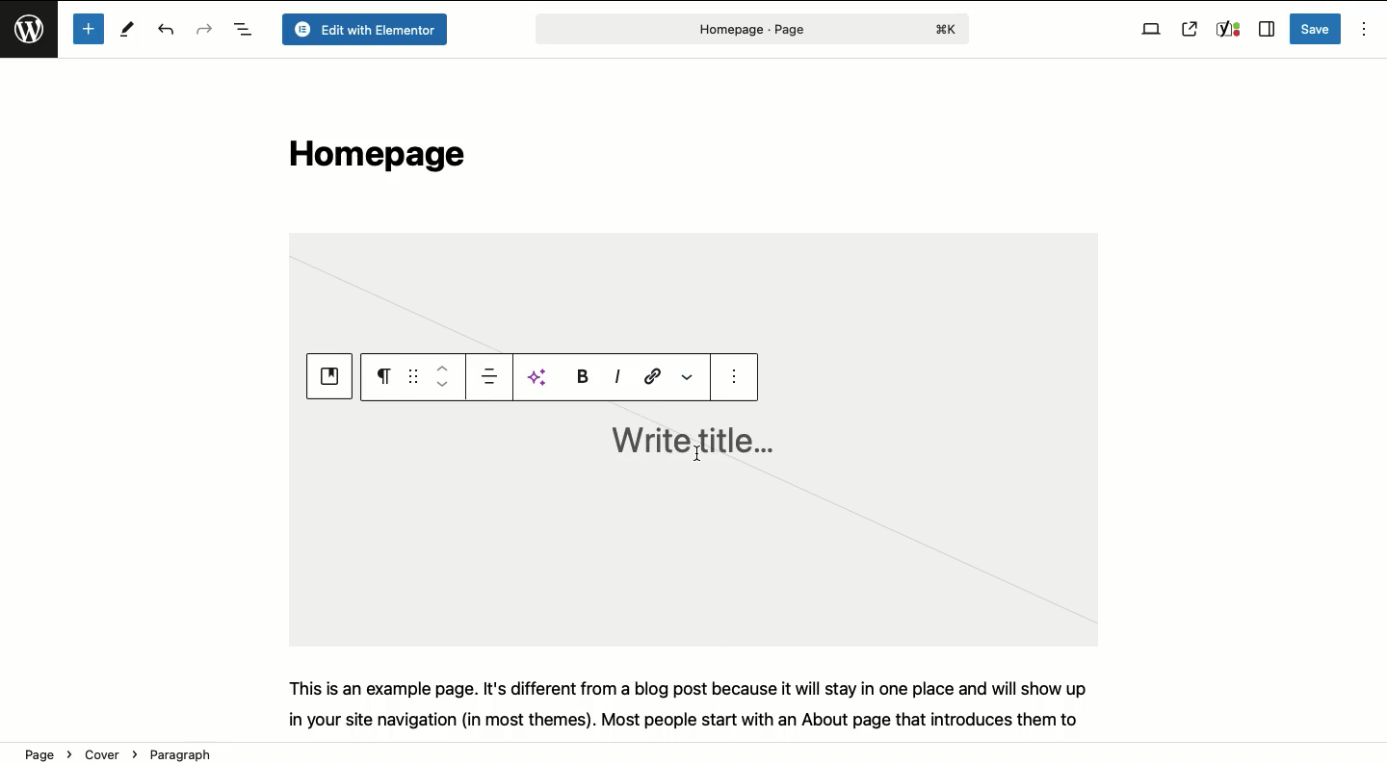 The image size is (1387, 764). What do you see at coordinates (1151, 30) in the screenshot?
I see `View` at bounding box center [1151, 30].